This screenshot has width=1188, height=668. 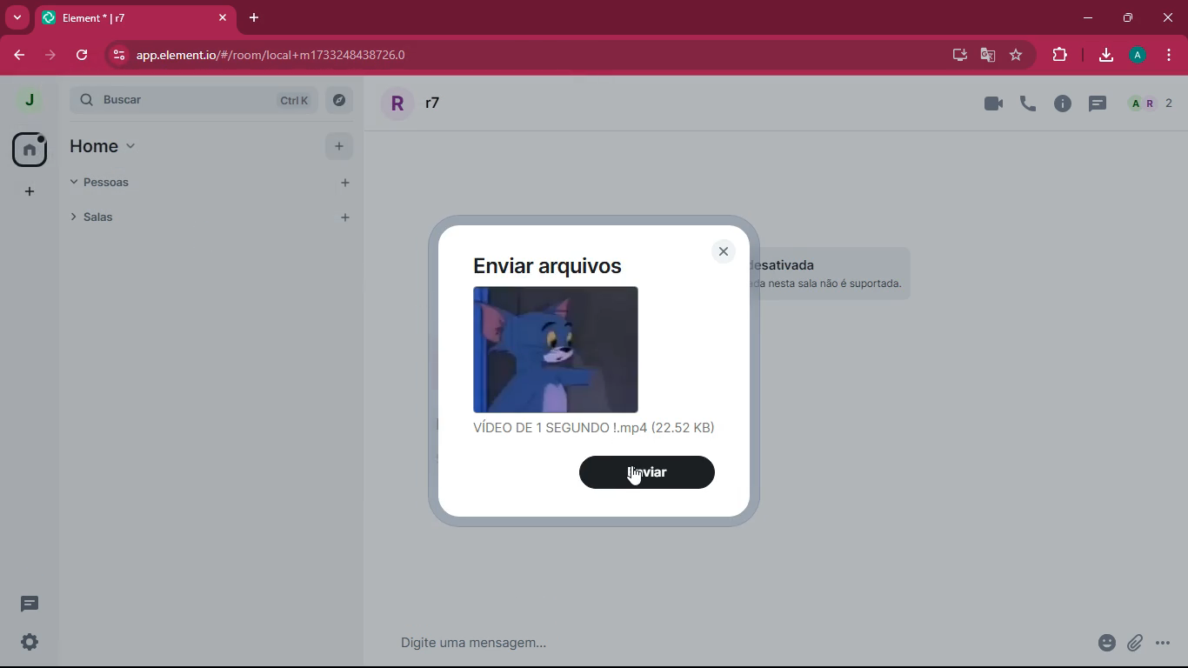 I want to click on home, so click(x=29, y=148).